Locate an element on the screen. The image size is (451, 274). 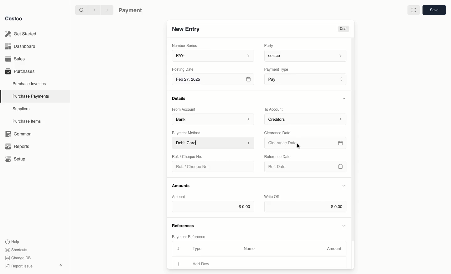
‘Common is located at coordinates (20, 133).